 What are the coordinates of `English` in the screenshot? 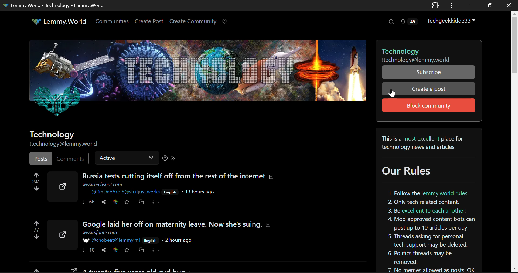 It's located at (170, 192).